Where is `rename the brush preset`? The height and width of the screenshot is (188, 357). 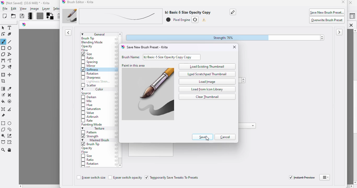
rename the brush preset is located at coordinates (233, 12).